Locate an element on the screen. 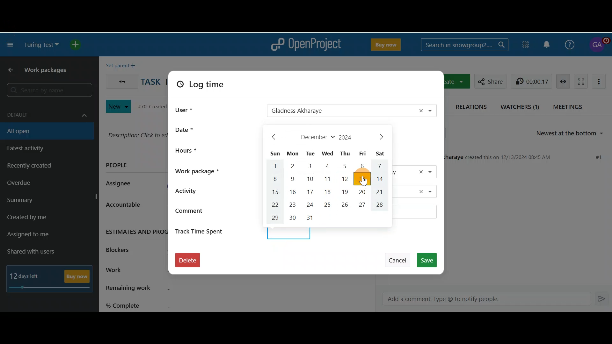 This screenshot has width=612, height=344. ESTIMATES AND PROGRESS is located at coordinates (135, 231).